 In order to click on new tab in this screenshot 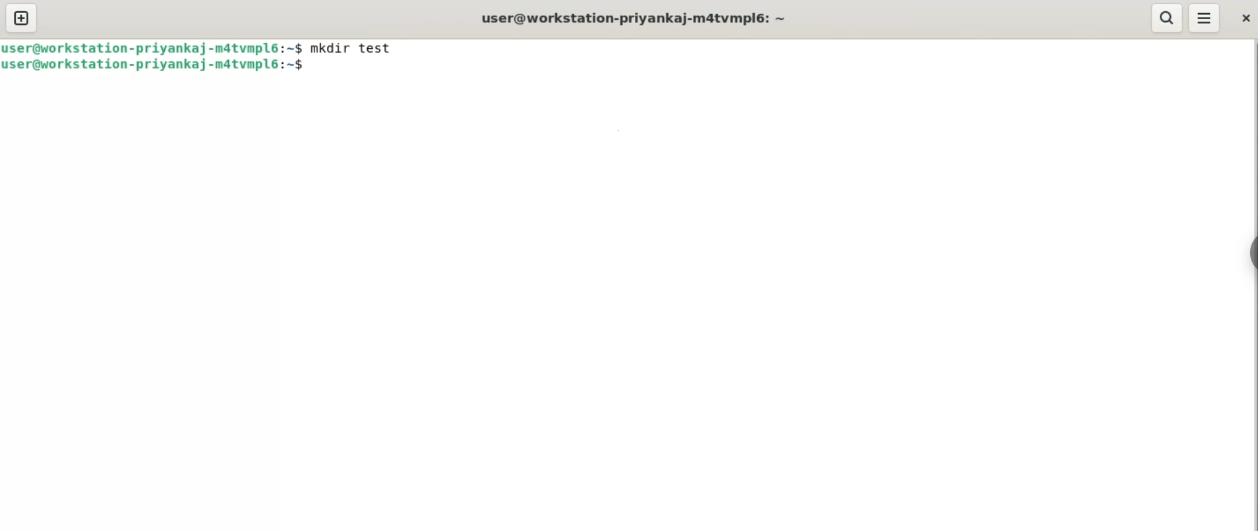, I will do `click(21, 19)`.